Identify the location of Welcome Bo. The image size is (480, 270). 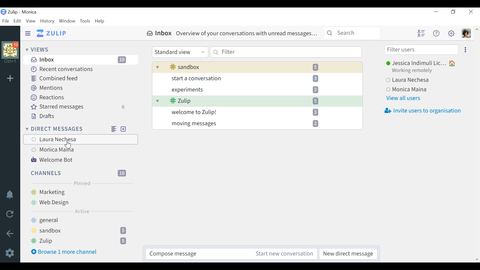
(53, 160).